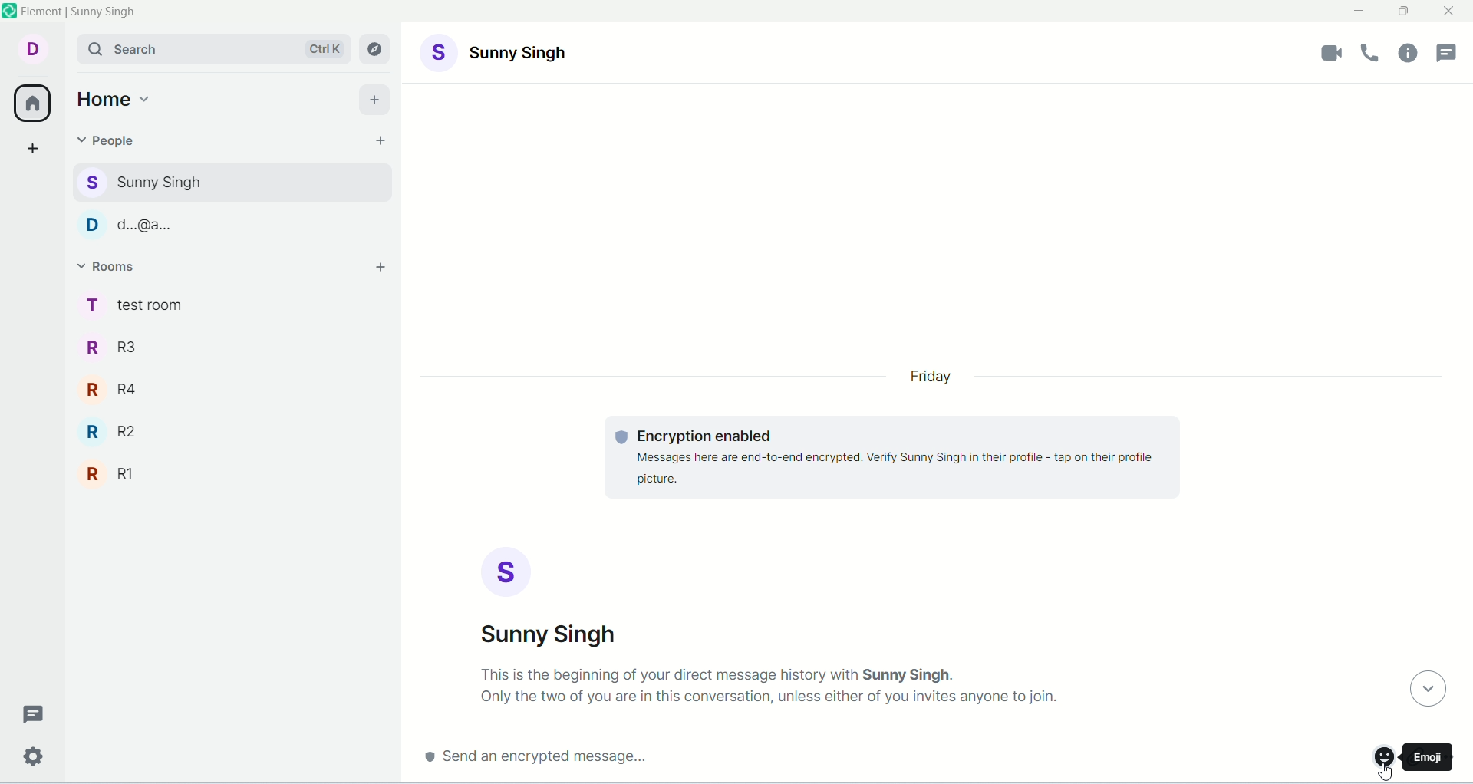  I want to click on create a space, so click(34, 150).